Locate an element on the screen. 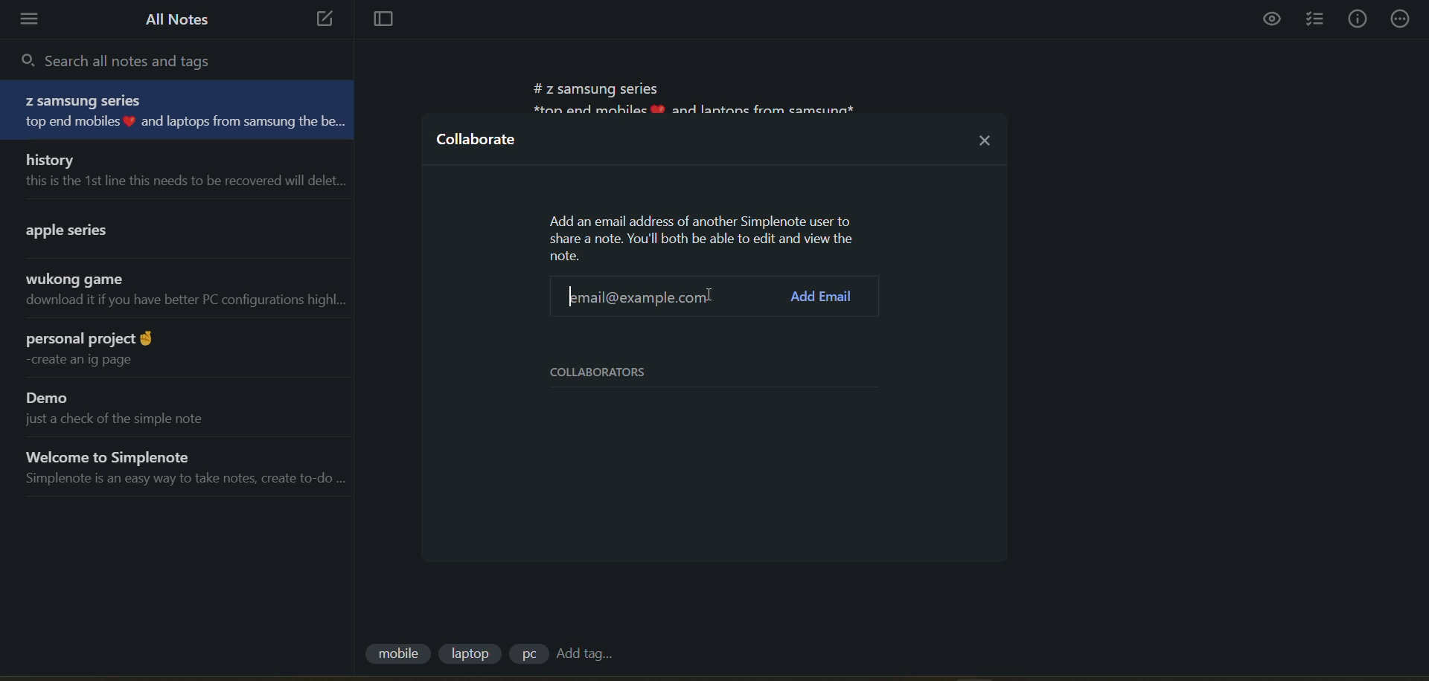  add tag is located at coordinates (584, 654).